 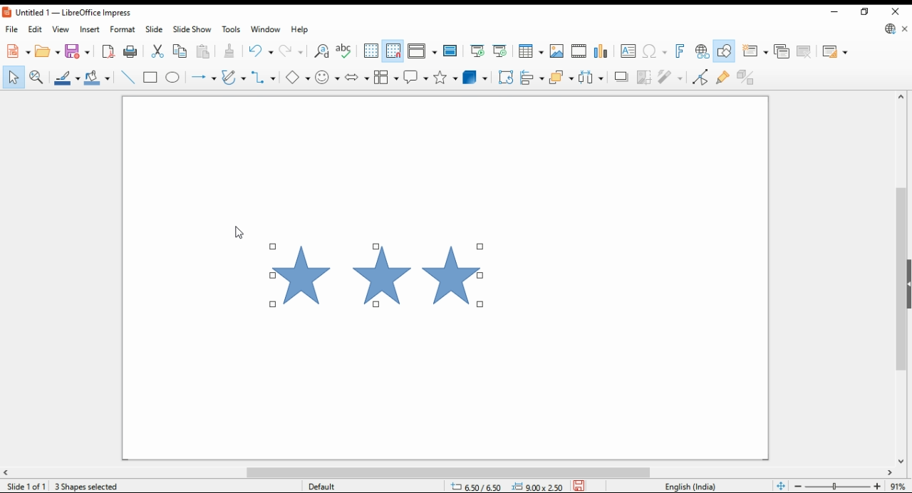 What do you see at coordinates (356, 76) in the screenshot?
I see `block arrows` at bounding box center [356, 76].